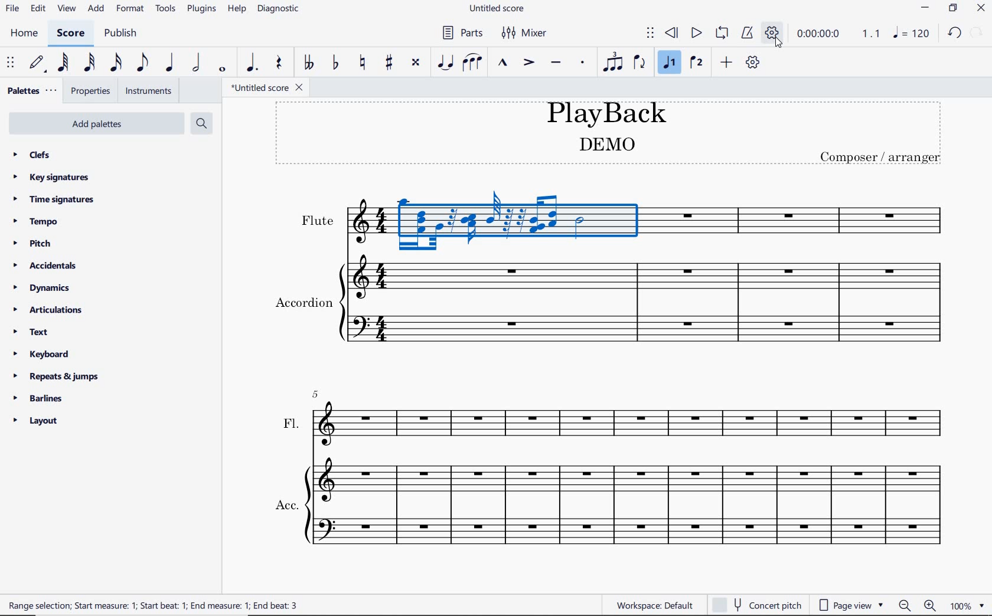 This screenshot has width=992, height=616. Describe the element at coordinates (977, 32) in the screenshot. I see `redo` at that location.